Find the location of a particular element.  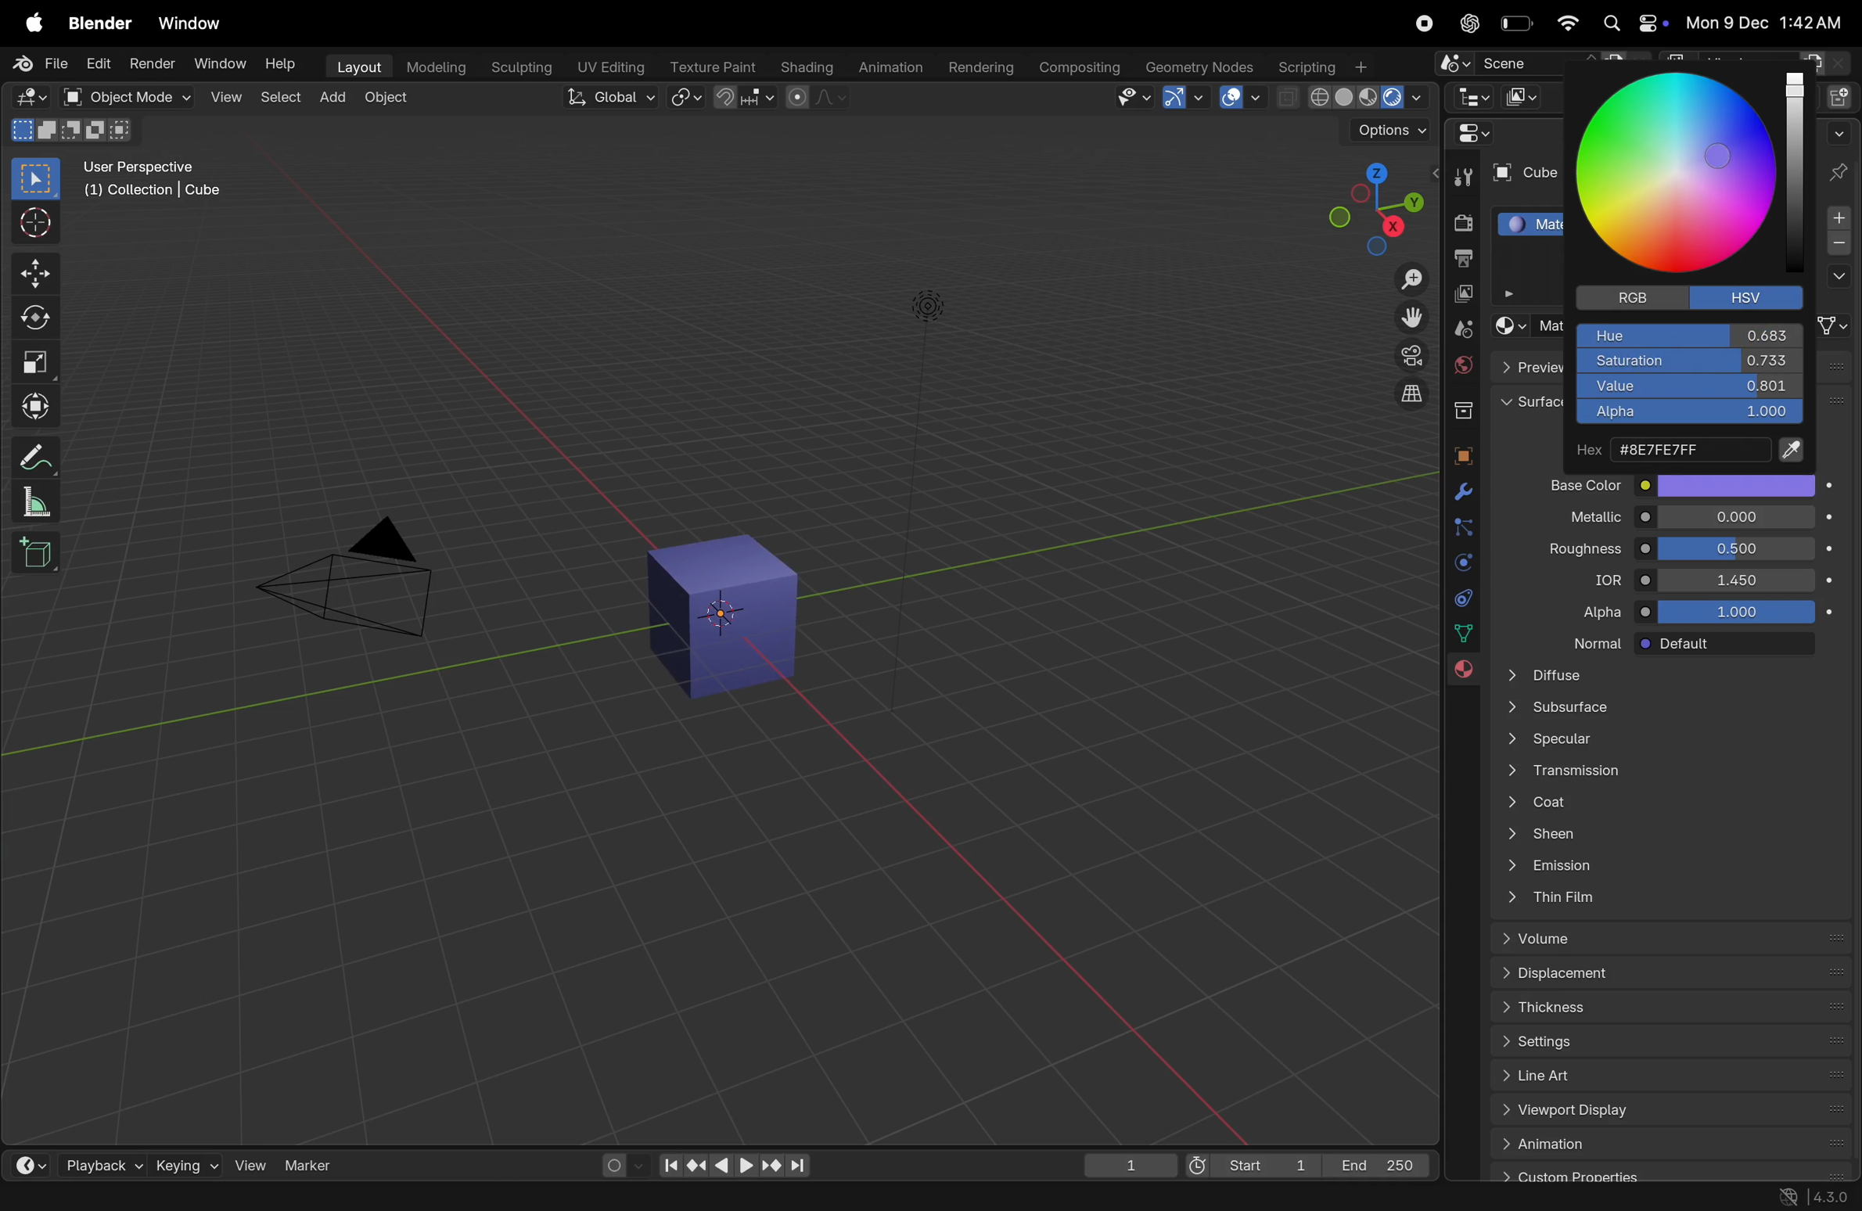

zoom i  is located at coordinates (1412, 275).